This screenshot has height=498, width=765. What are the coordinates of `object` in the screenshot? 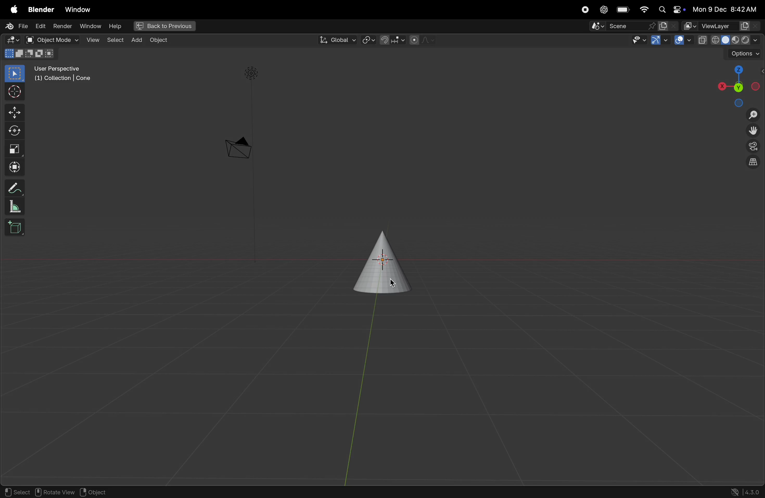 It's located at (97, 491).